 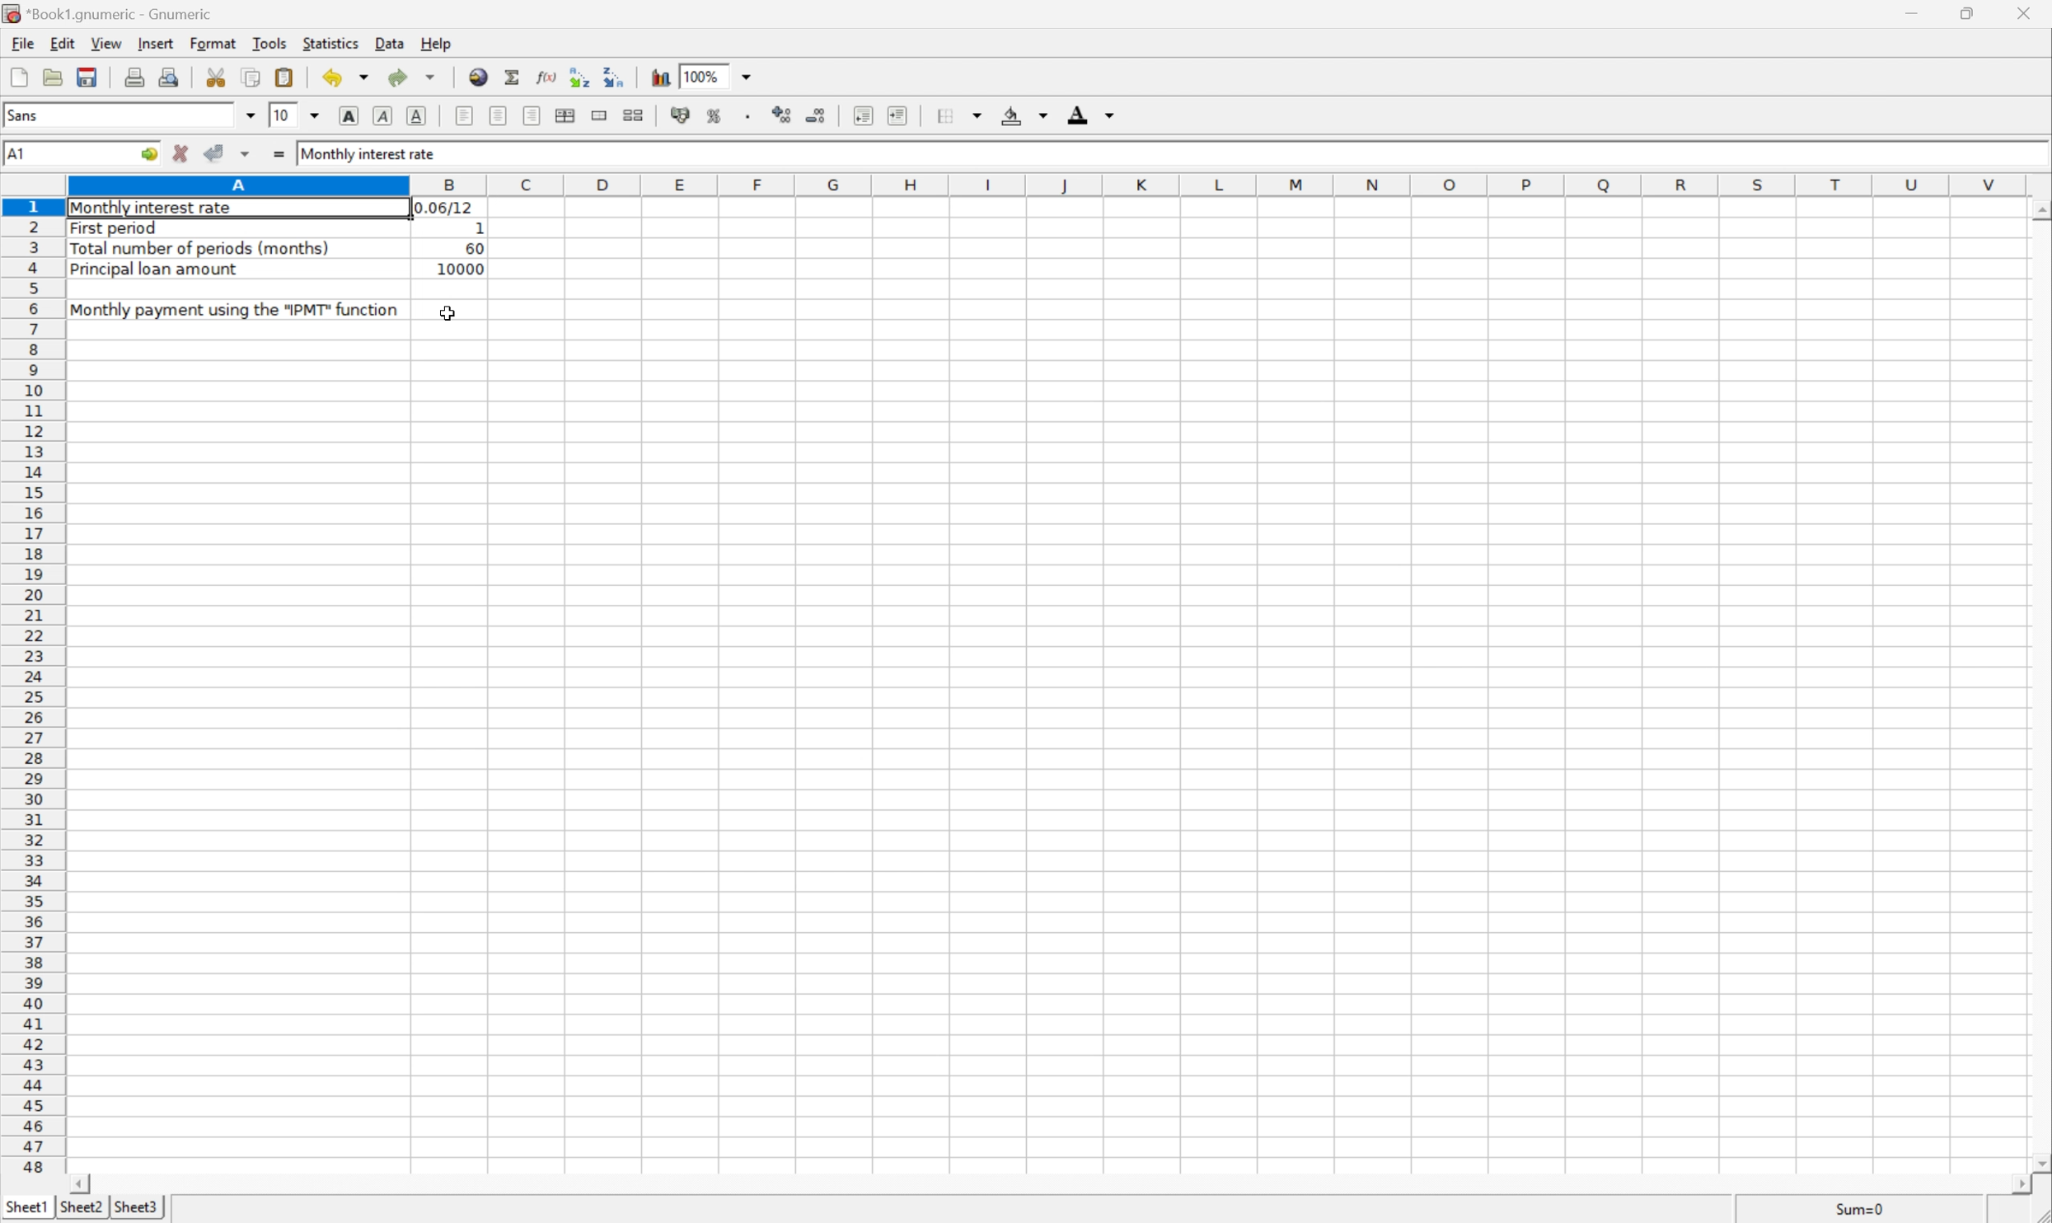 I want to click on *Book1.gnumeric - Gnumeric, so click(x=115, y=13).